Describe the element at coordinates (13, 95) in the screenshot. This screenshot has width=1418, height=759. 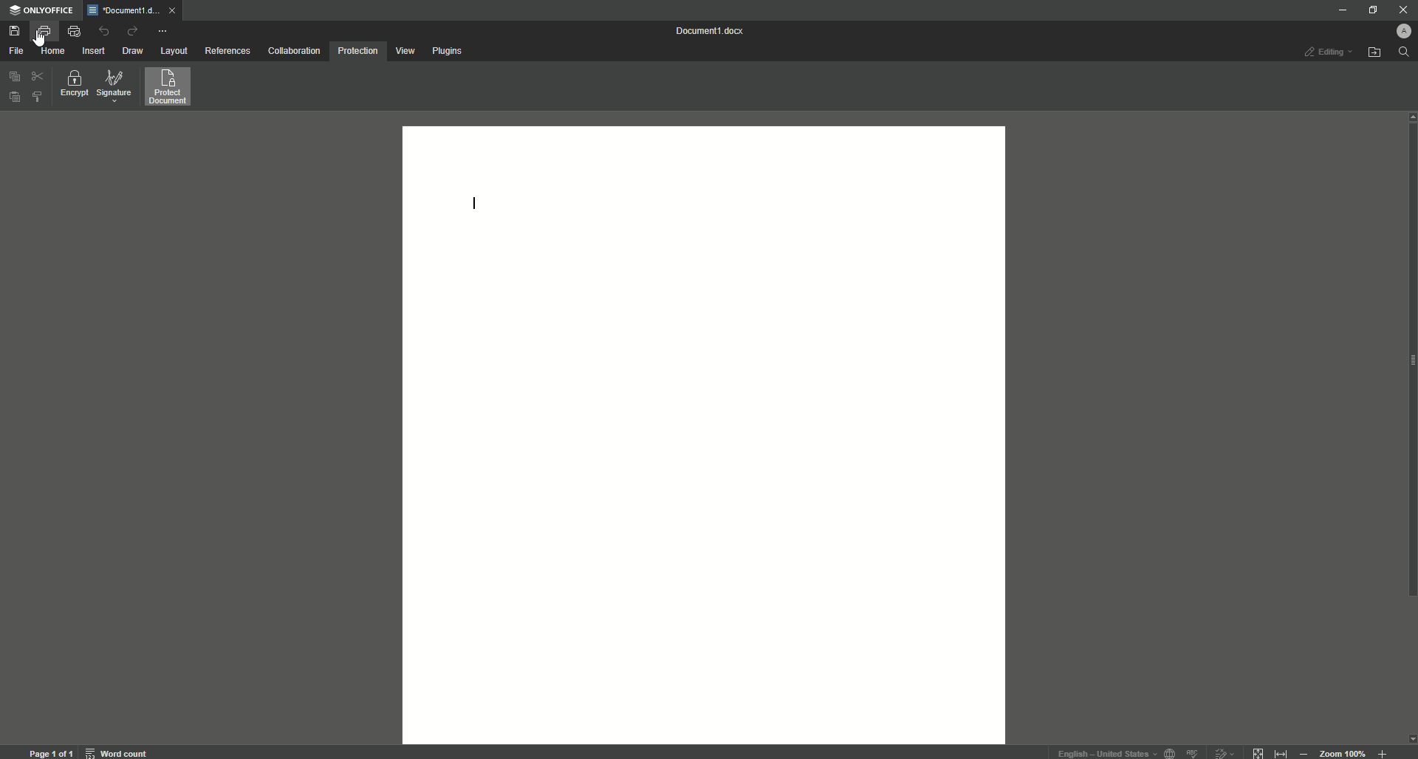
I see `Paste` at that location.